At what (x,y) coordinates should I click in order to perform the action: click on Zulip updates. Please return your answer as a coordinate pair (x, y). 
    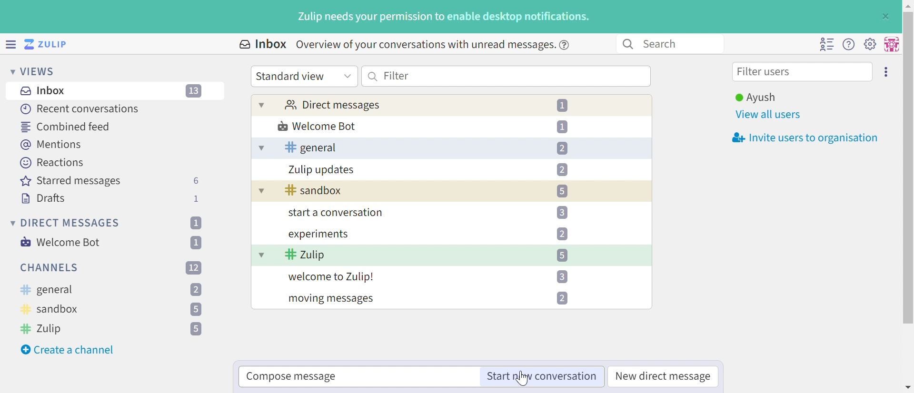
    Looking at the image, I should click on (322, 170).